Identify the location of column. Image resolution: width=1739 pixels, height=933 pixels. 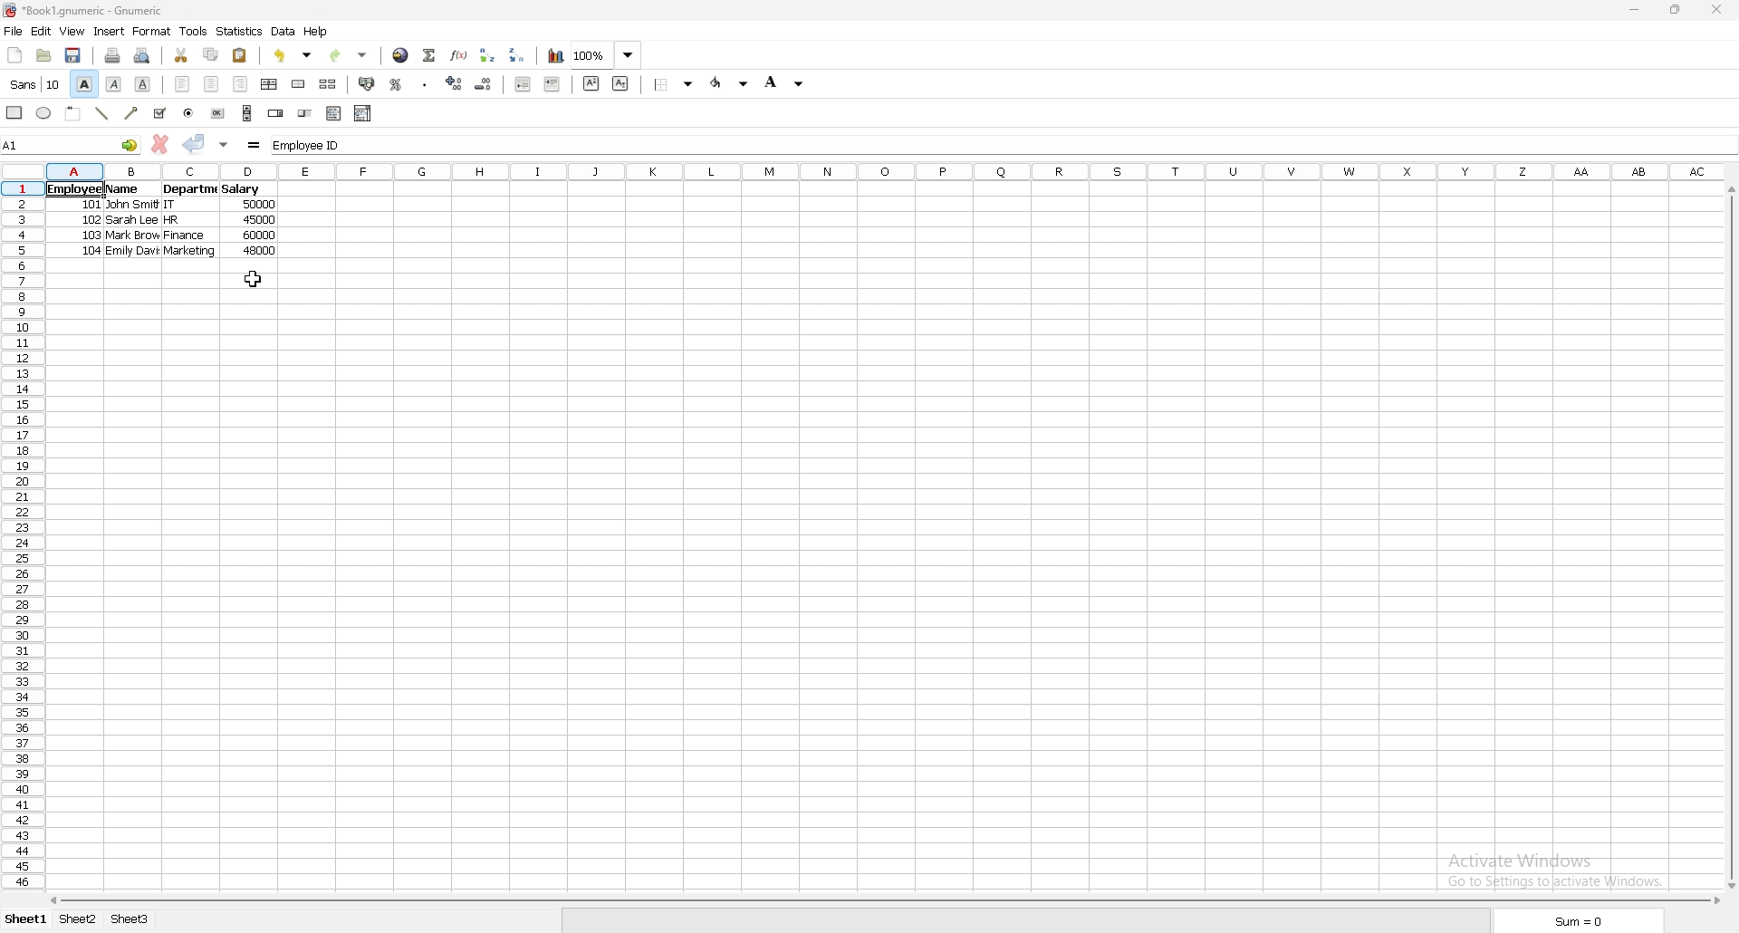
(886, 173).